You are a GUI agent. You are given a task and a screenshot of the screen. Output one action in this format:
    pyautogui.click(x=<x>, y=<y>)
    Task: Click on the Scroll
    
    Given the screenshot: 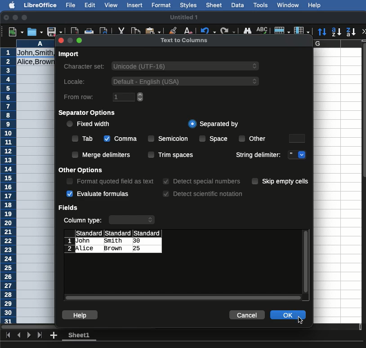 What is the action you would take?
    pyautogui.click(x=364, y=190)
    